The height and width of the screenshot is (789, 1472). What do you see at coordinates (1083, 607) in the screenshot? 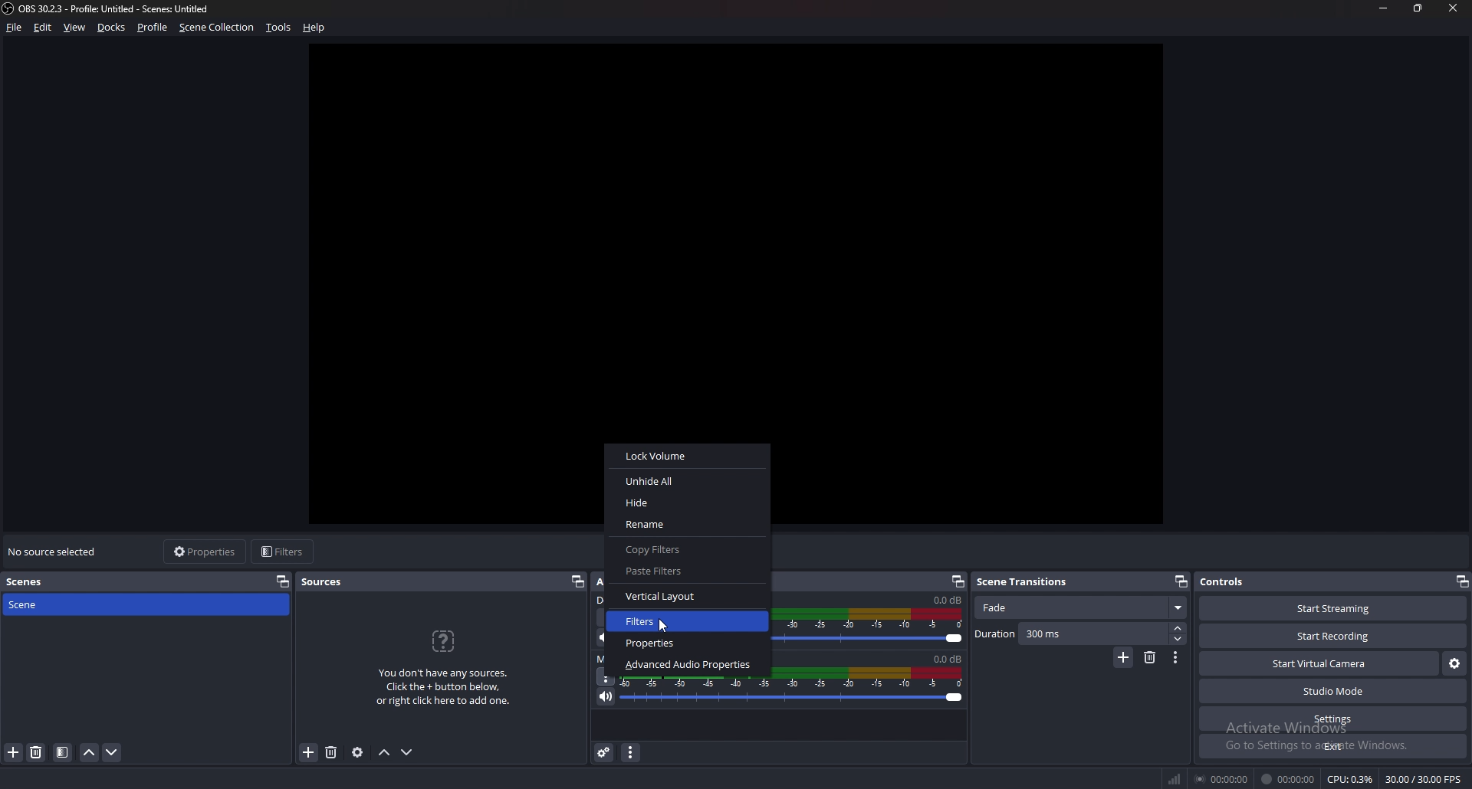
I see `scene` at bounding box center [1083, 607].